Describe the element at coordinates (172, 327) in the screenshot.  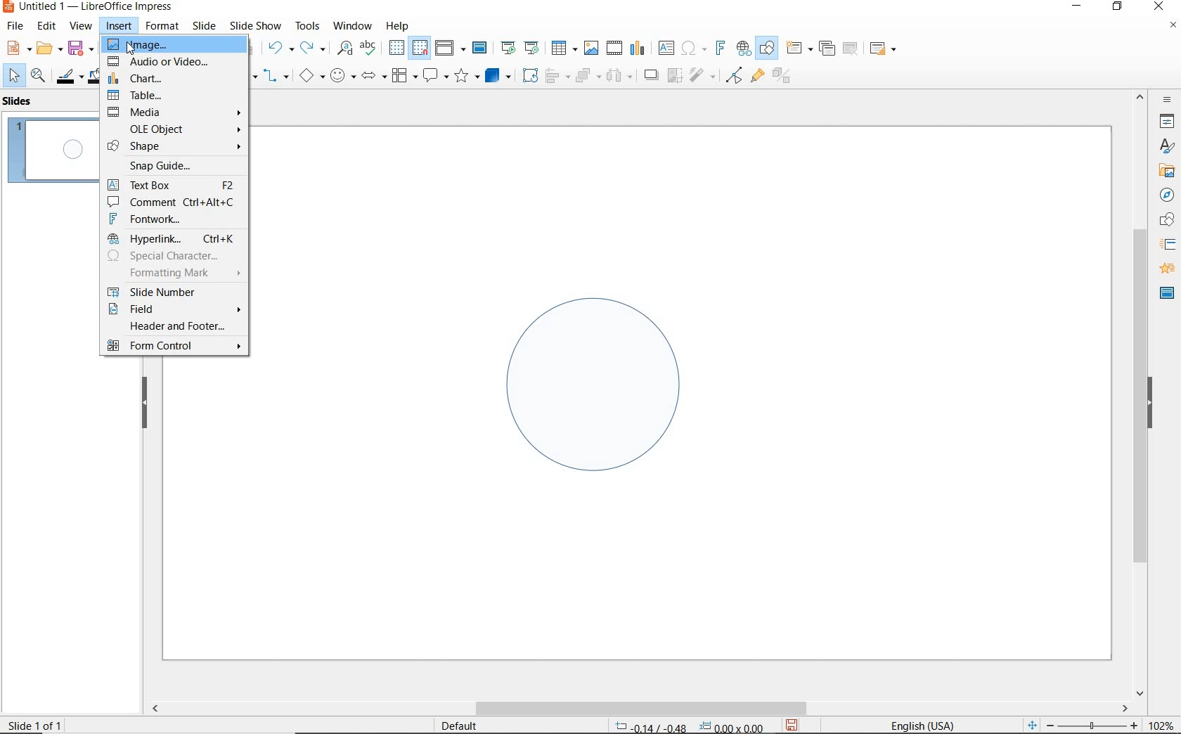
I see `HEADER & FOOTER` at that location.